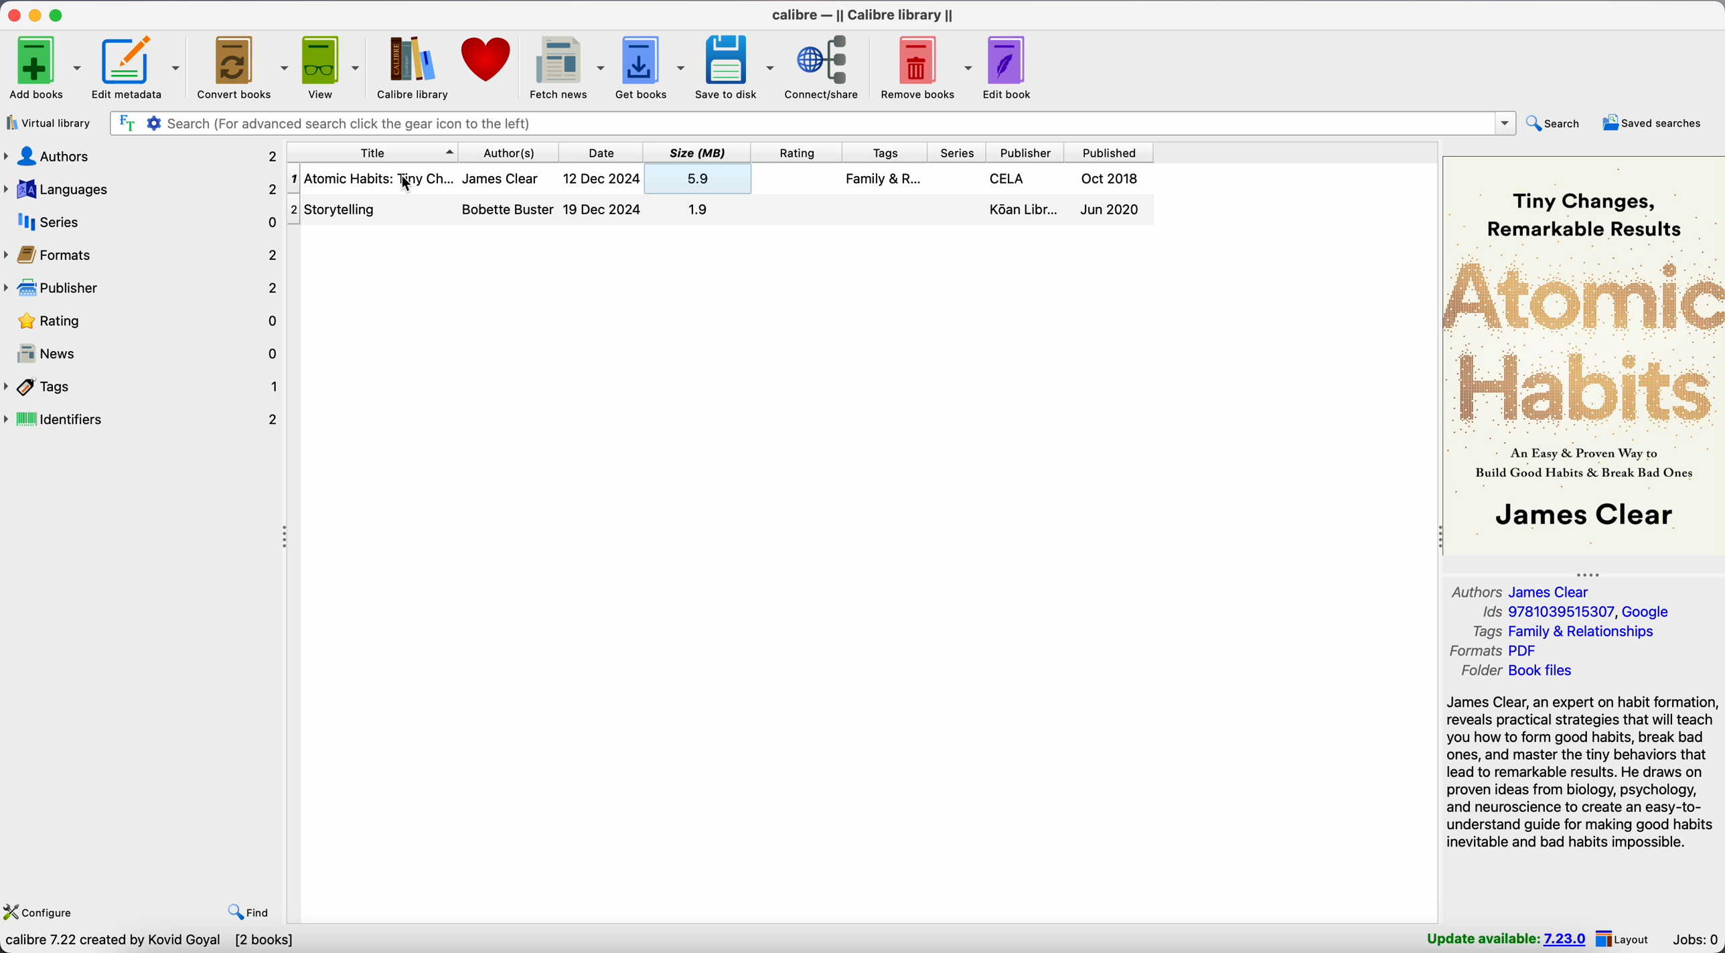 The image size is (1725, 953). I want to click on author(s), so click(509, 153).